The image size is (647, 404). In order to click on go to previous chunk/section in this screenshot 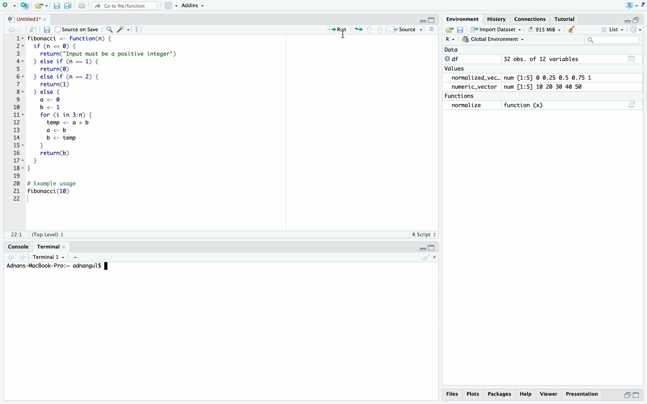, I will do `click(370, 31)`.